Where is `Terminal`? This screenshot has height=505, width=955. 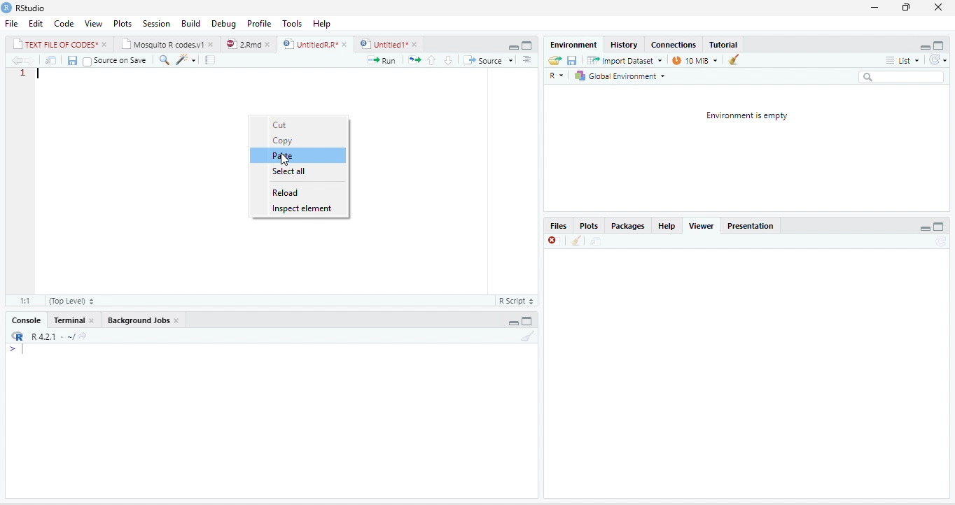 Terminal is located at coordinates (68, 321).